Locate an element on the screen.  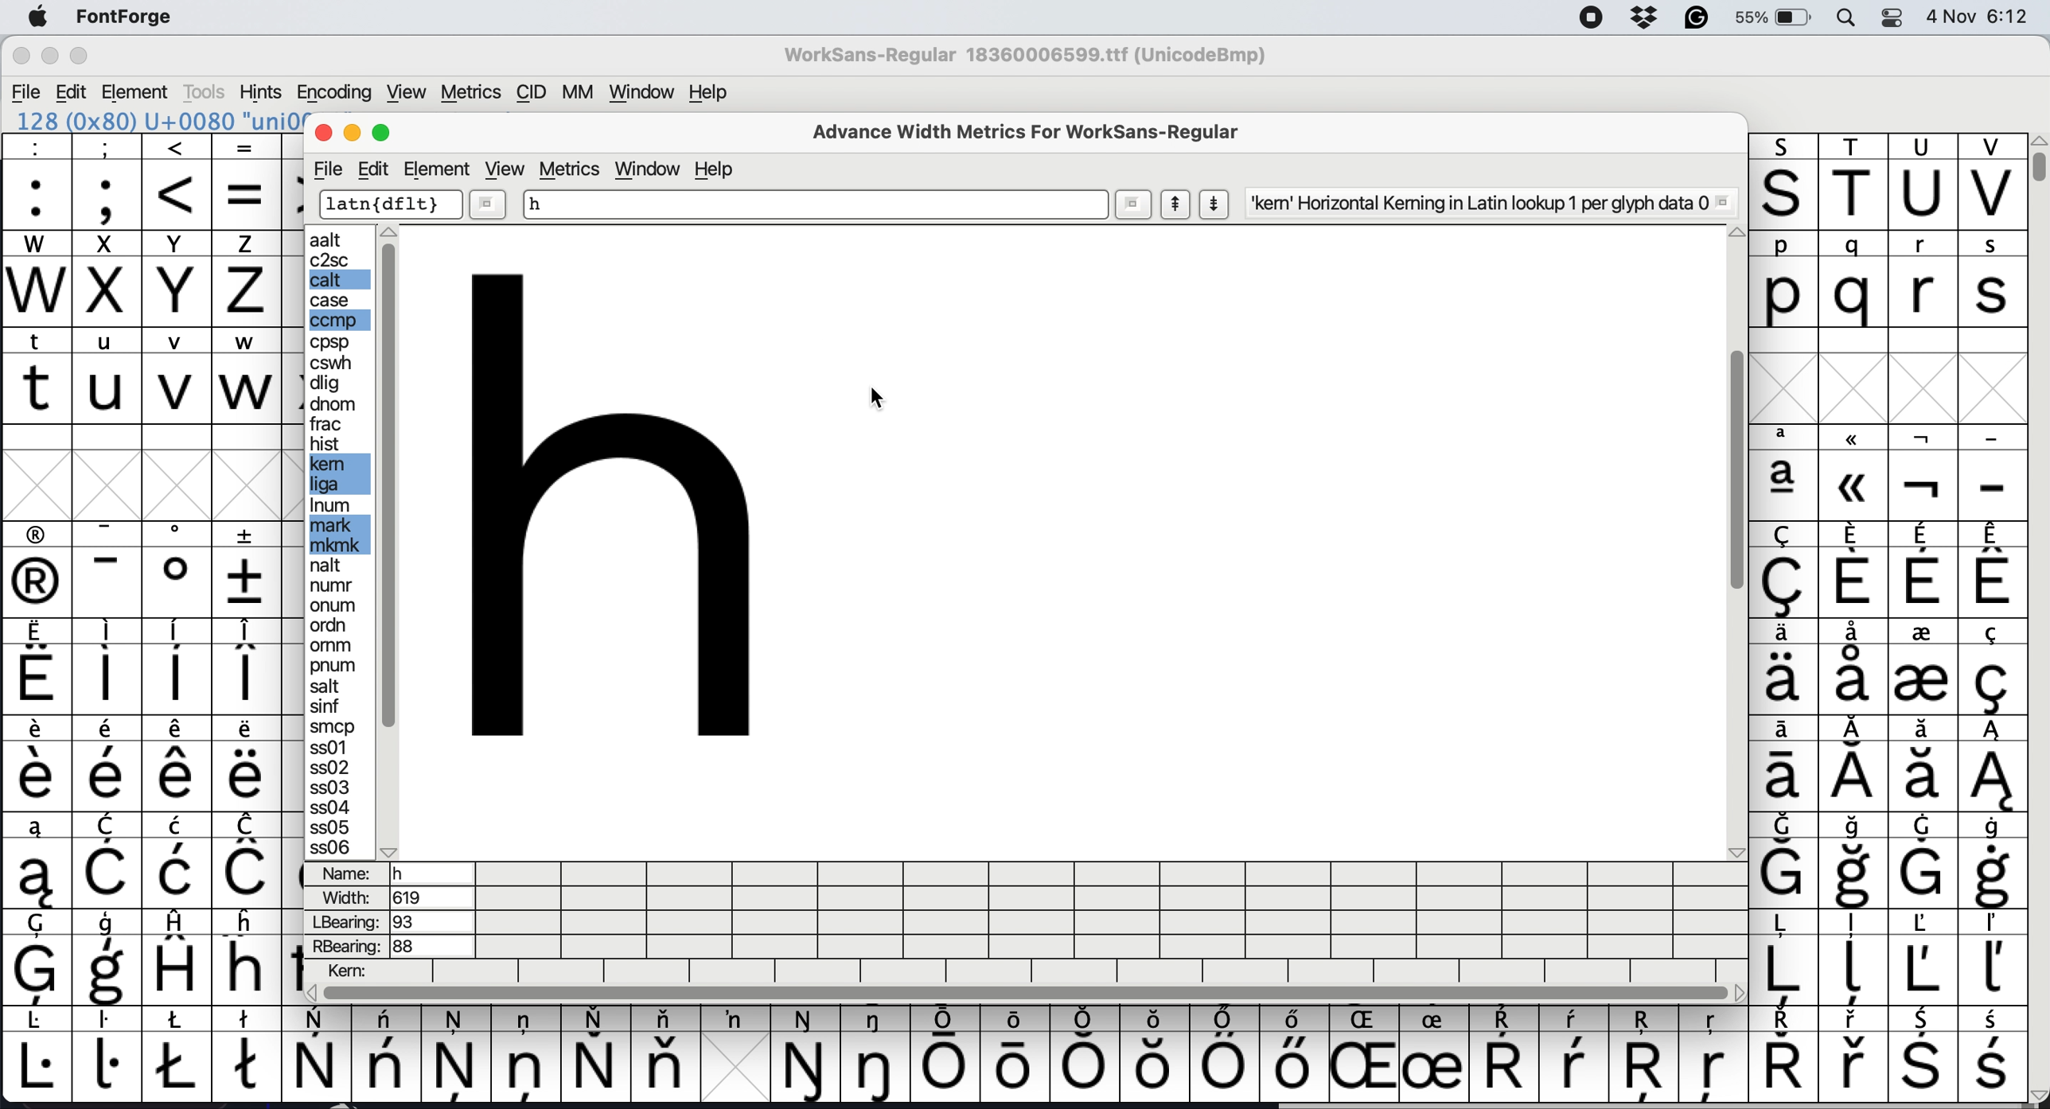
special characters is located at coordinates (139, 531).